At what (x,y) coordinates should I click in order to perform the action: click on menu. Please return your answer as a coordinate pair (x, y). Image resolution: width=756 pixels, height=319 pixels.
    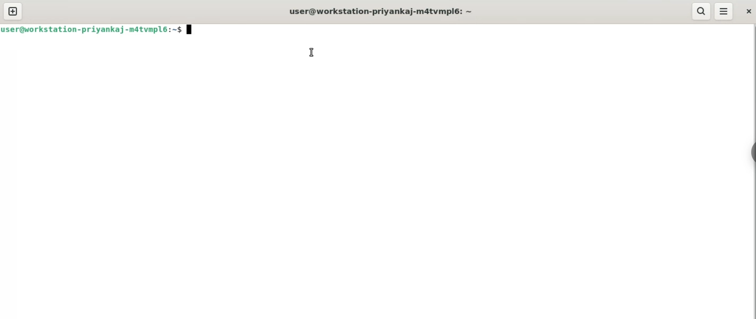
    Looking at the image, I should click on (724, 11).